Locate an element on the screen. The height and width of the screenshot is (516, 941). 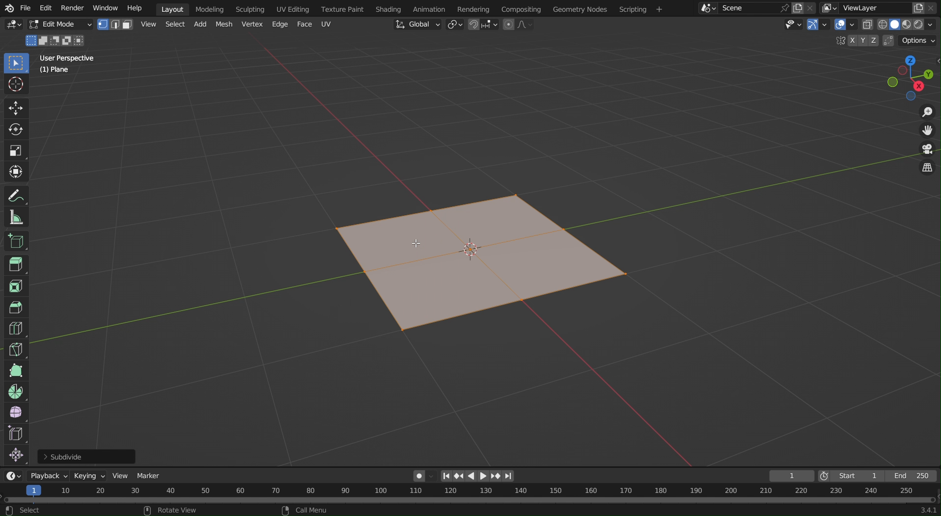
More layers is located at coordinates (830, 9).